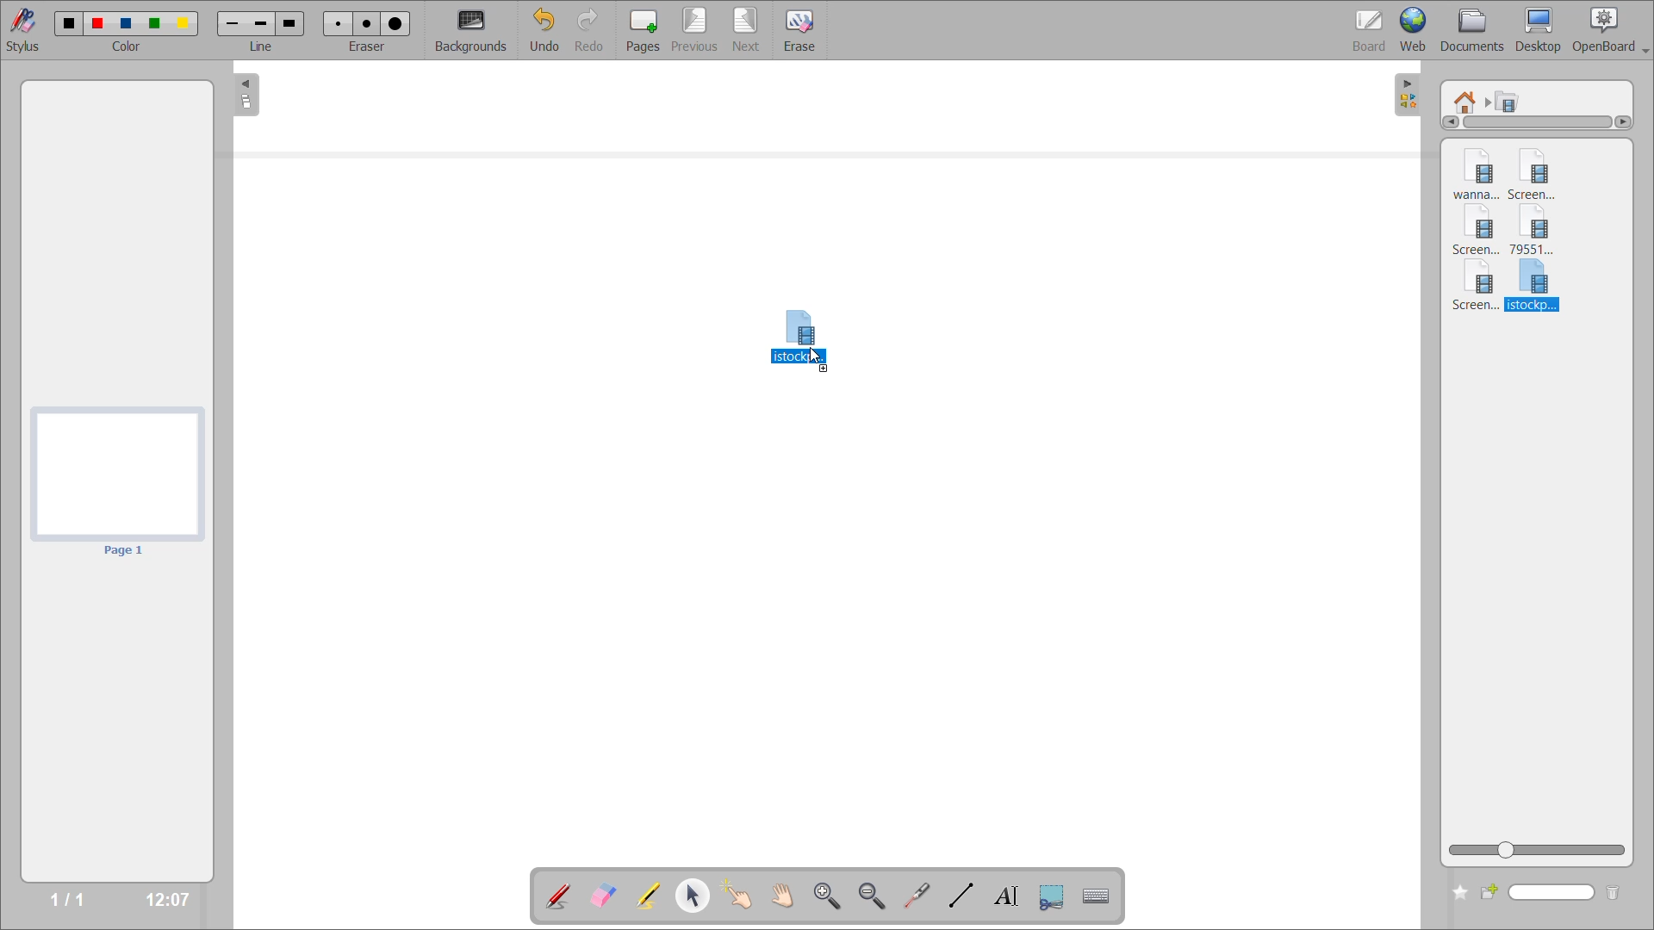 The width and height of the screenshot is (1654, 930). What do you see at coordinates (1472, 289) in the screenshot?
I see `Video 5` at bounding box center [1472, 289].